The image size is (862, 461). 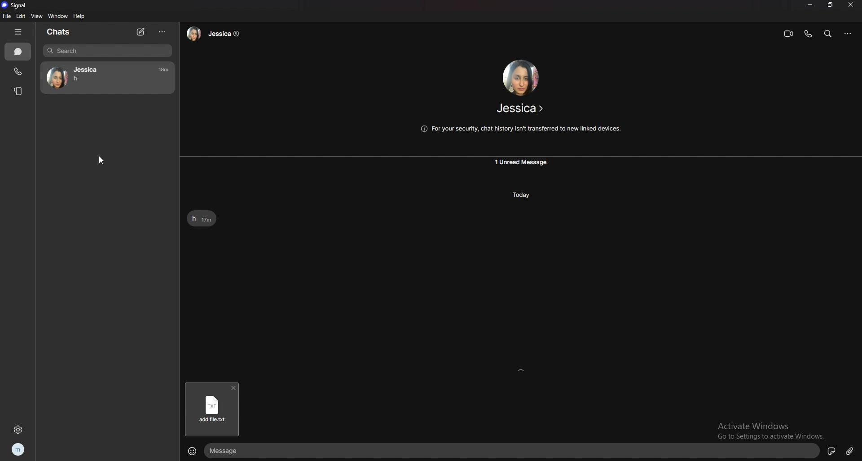 What do you see at coordinates (162, 33) in the screenshot?
I see `options` at bounding box center [162, 33].